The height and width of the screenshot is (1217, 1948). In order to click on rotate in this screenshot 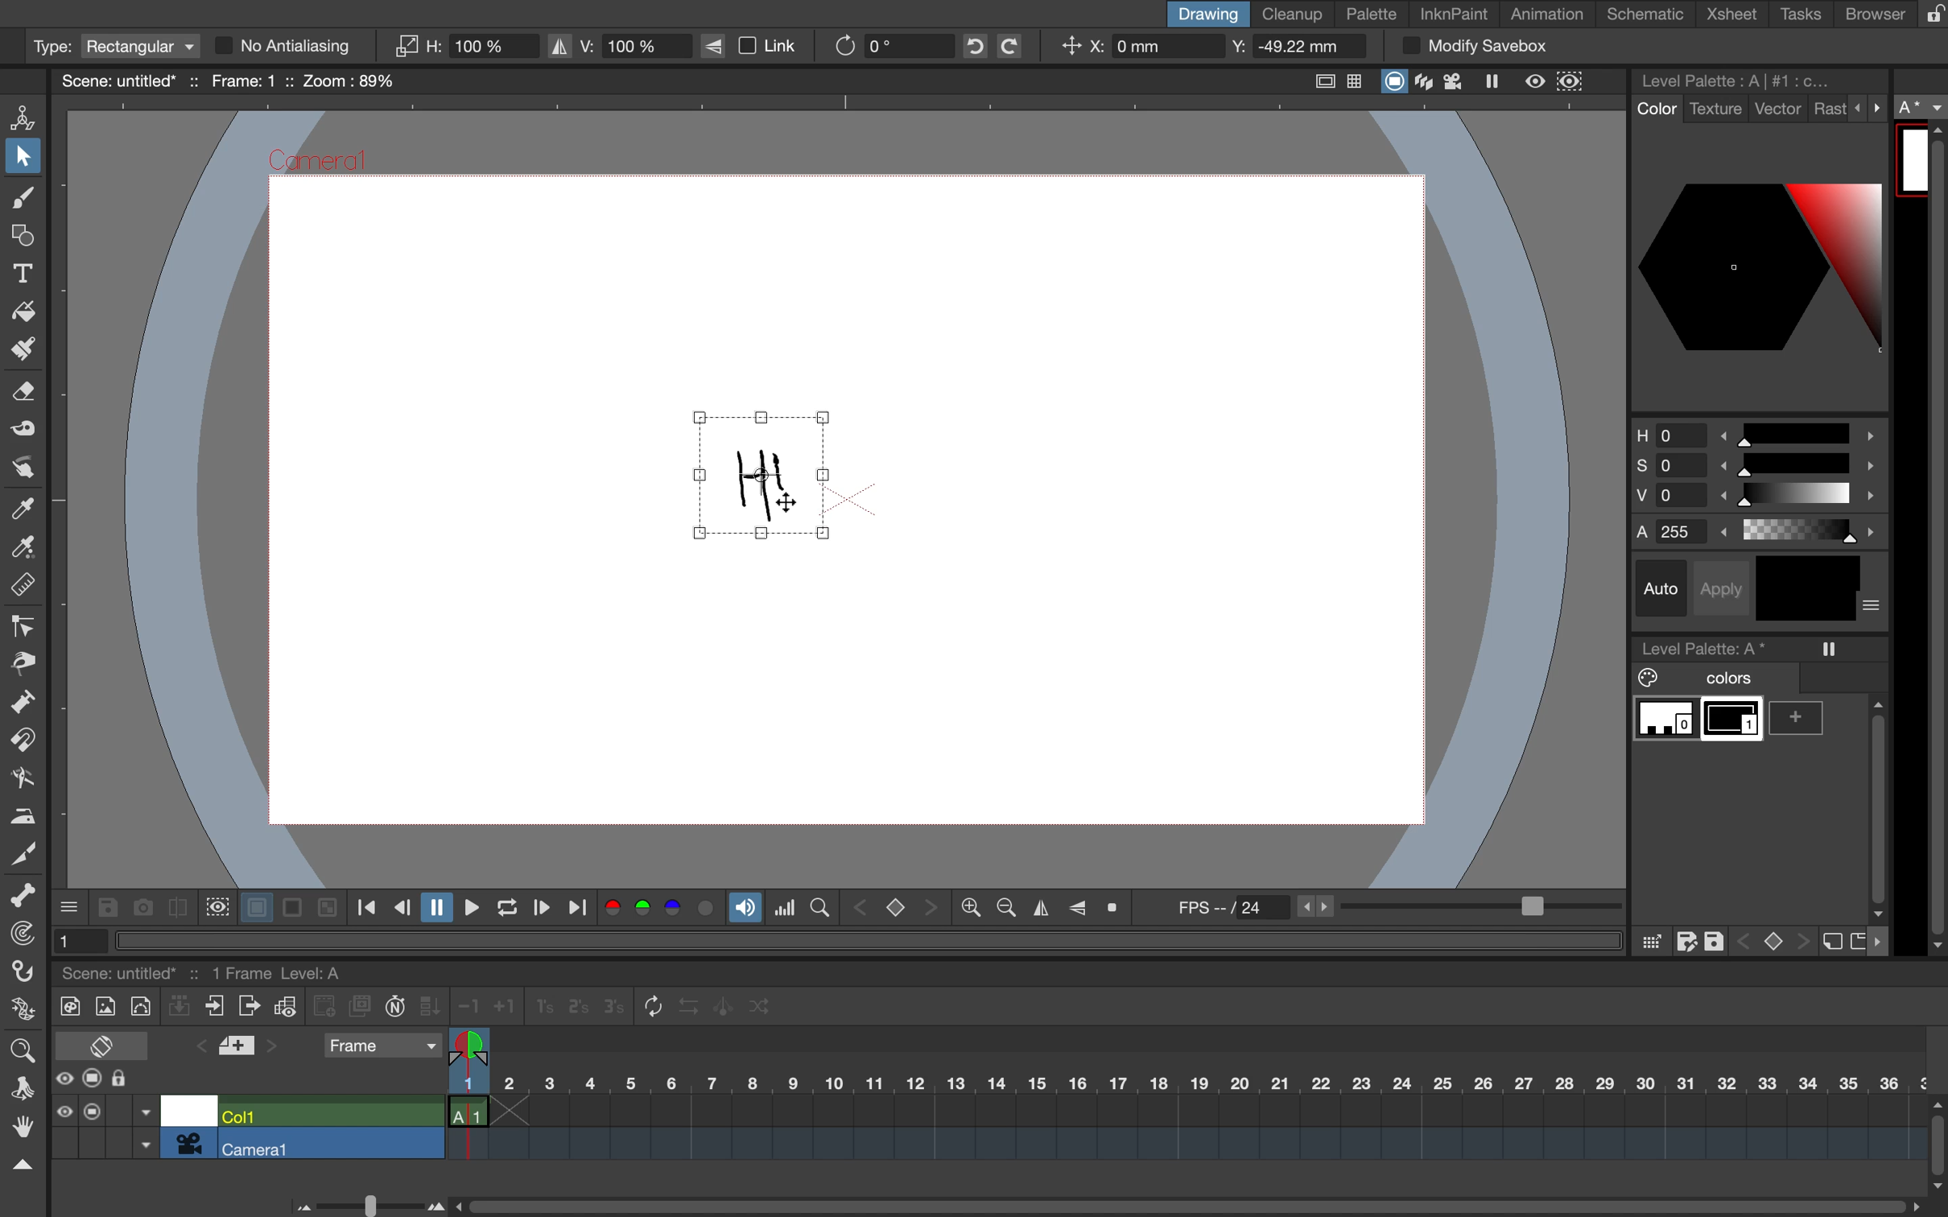, I will do `click(880, 45)`.